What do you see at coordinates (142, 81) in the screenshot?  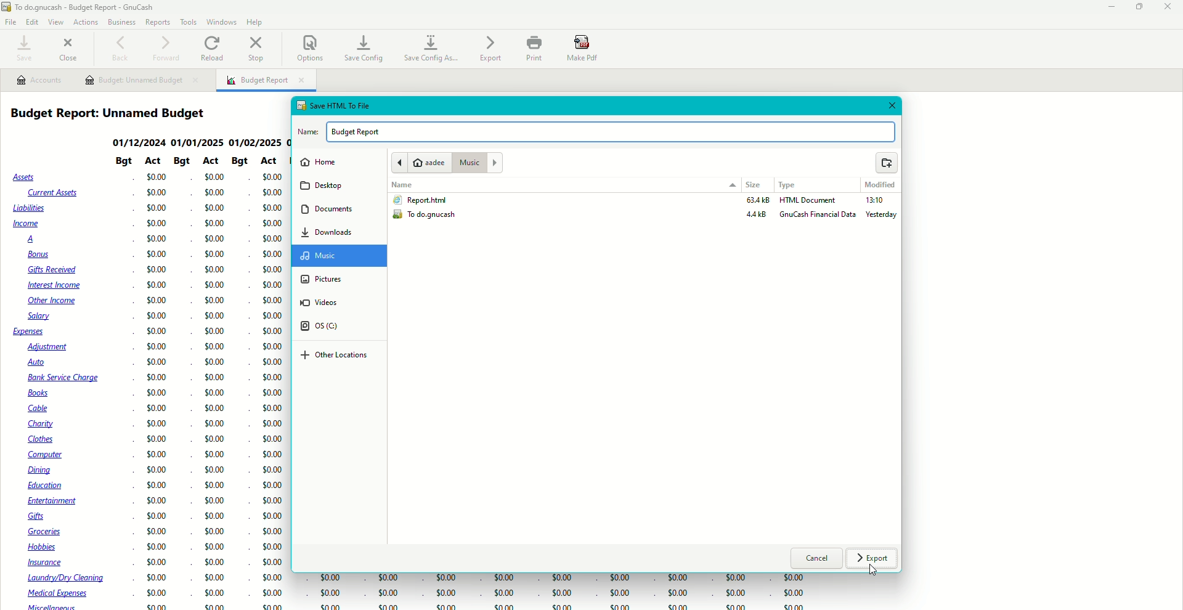 I see `Unnamed Budget` at bounding box center [142, 81].